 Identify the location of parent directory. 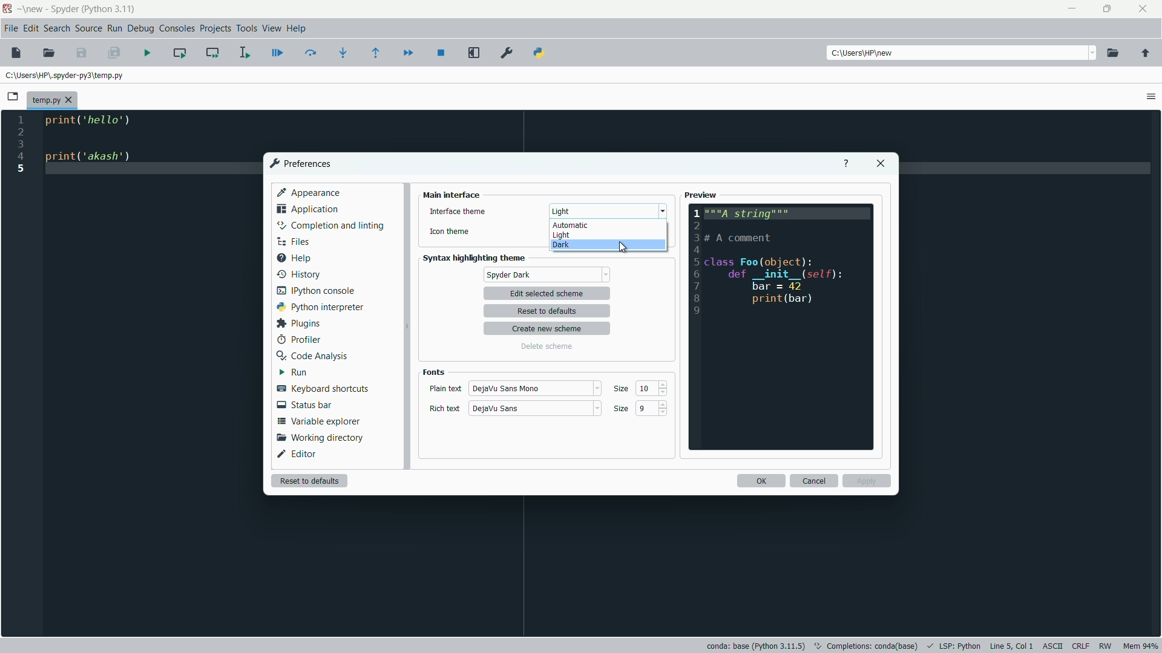
(1145, 54).